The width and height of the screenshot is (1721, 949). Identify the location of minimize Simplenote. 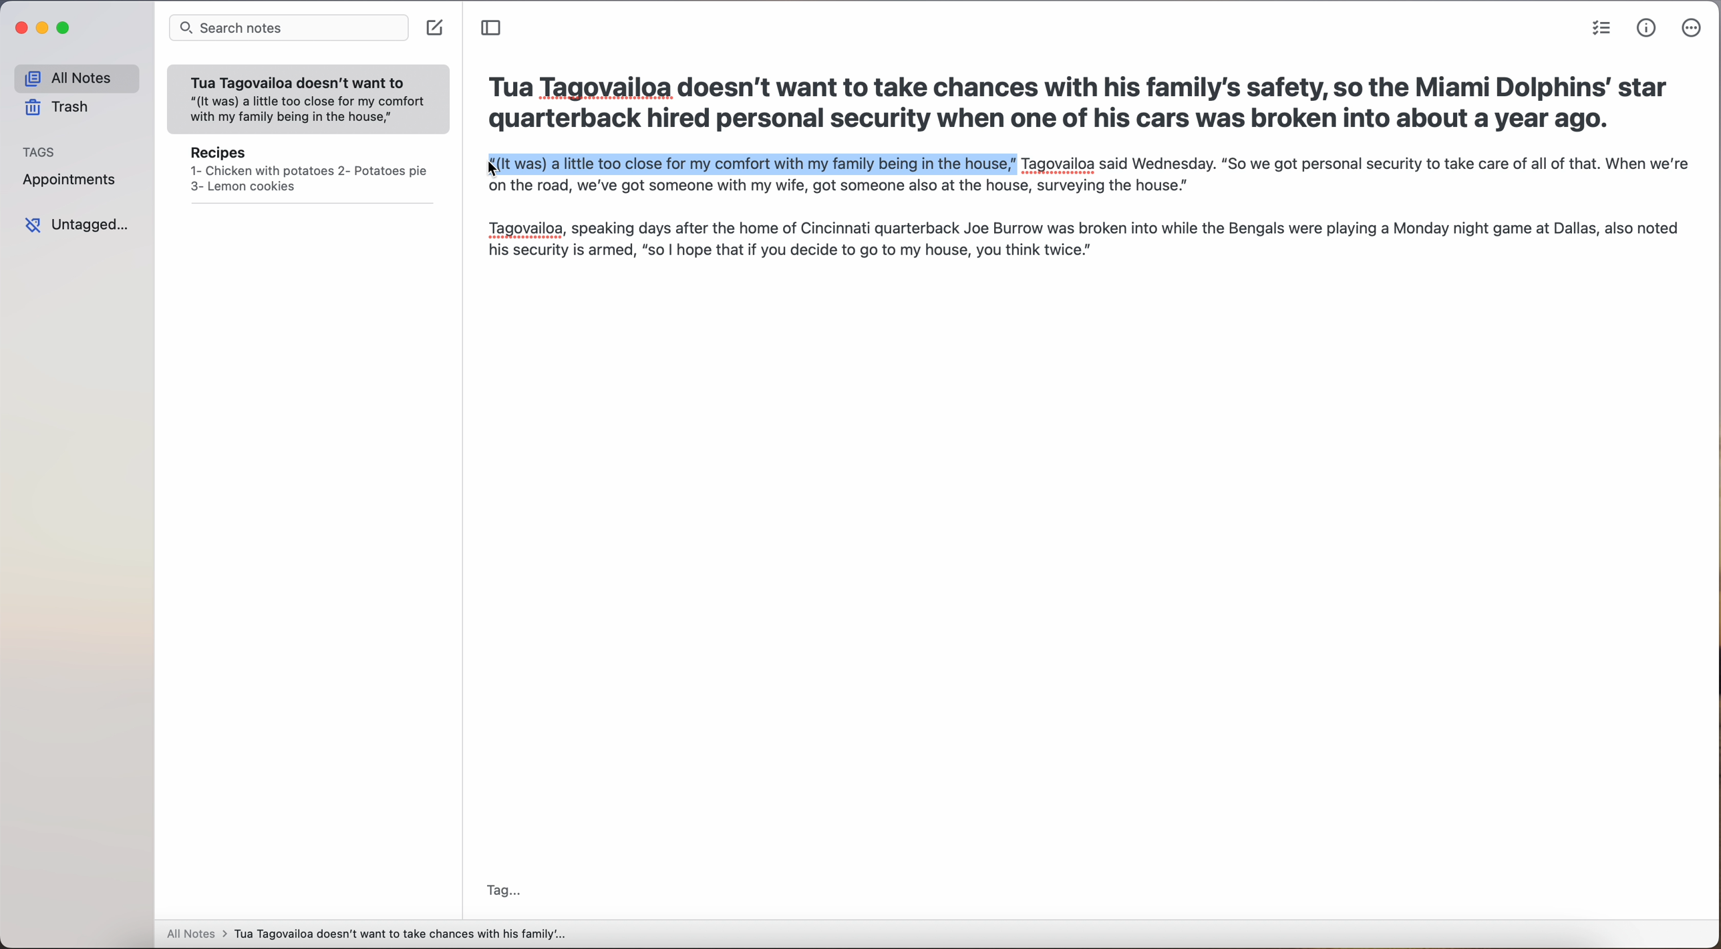
(44, 28).